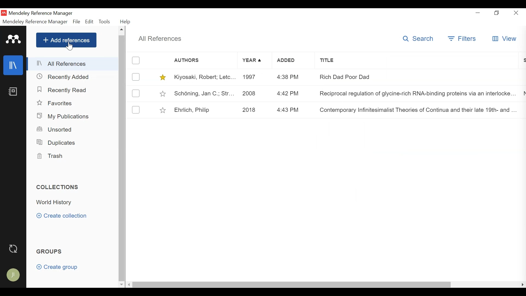 This screenshot has height=296, width=526. I want to click on 1997, so click(254, 77).